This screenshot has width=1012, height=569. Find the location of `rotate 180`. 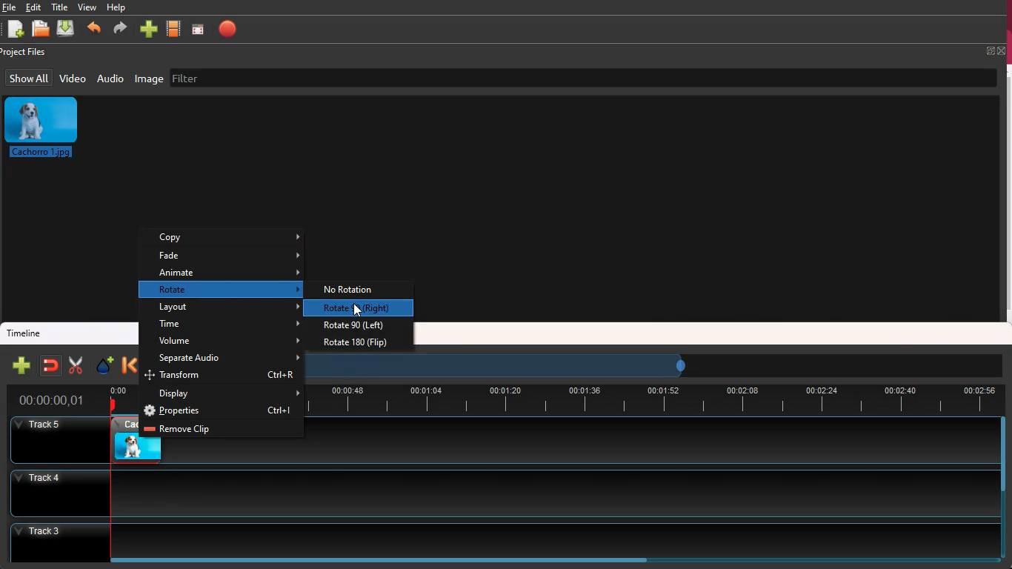

rotate 180 is located at coordinates (358, 345).